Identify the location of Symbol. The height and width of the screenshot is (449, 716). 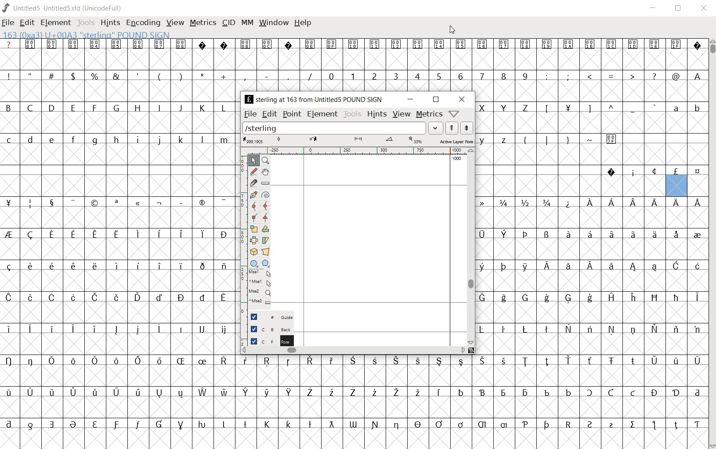
(268, 424).